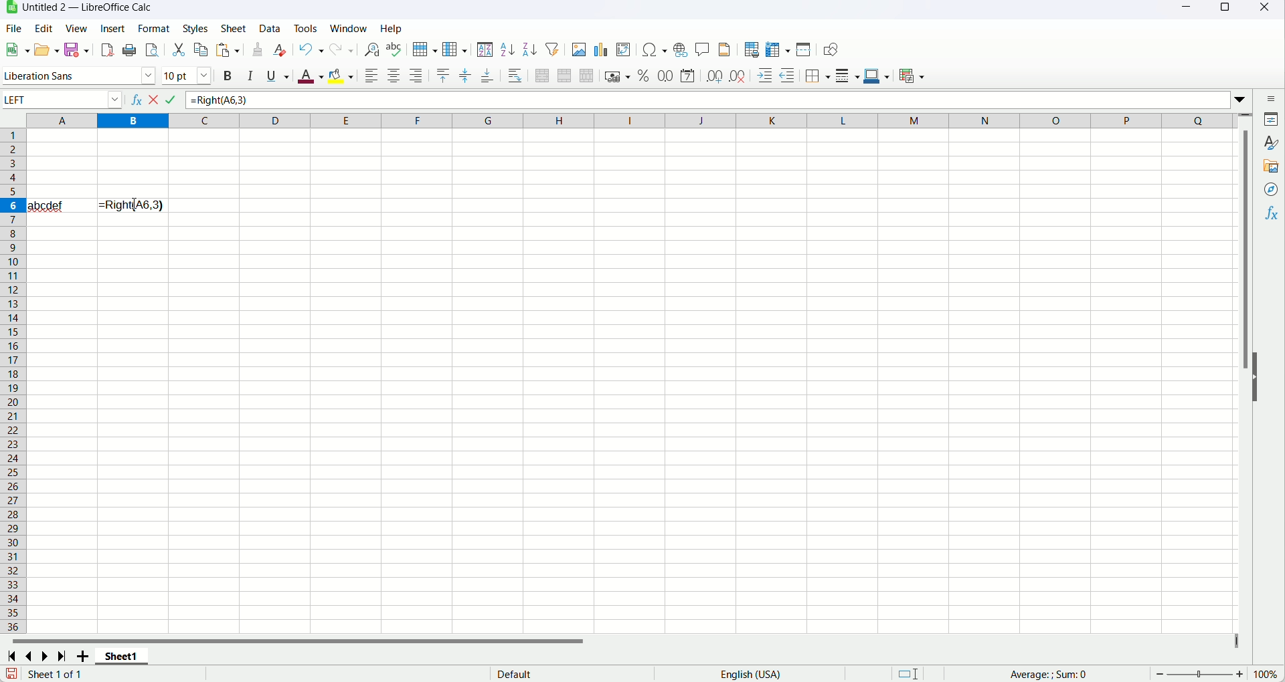 This screenshot has height=682, width=1285. What do you see at coordinates (1247, 373) in the screenshot?
I see `vertical scroll bar` at bounding box center [1247, 373].